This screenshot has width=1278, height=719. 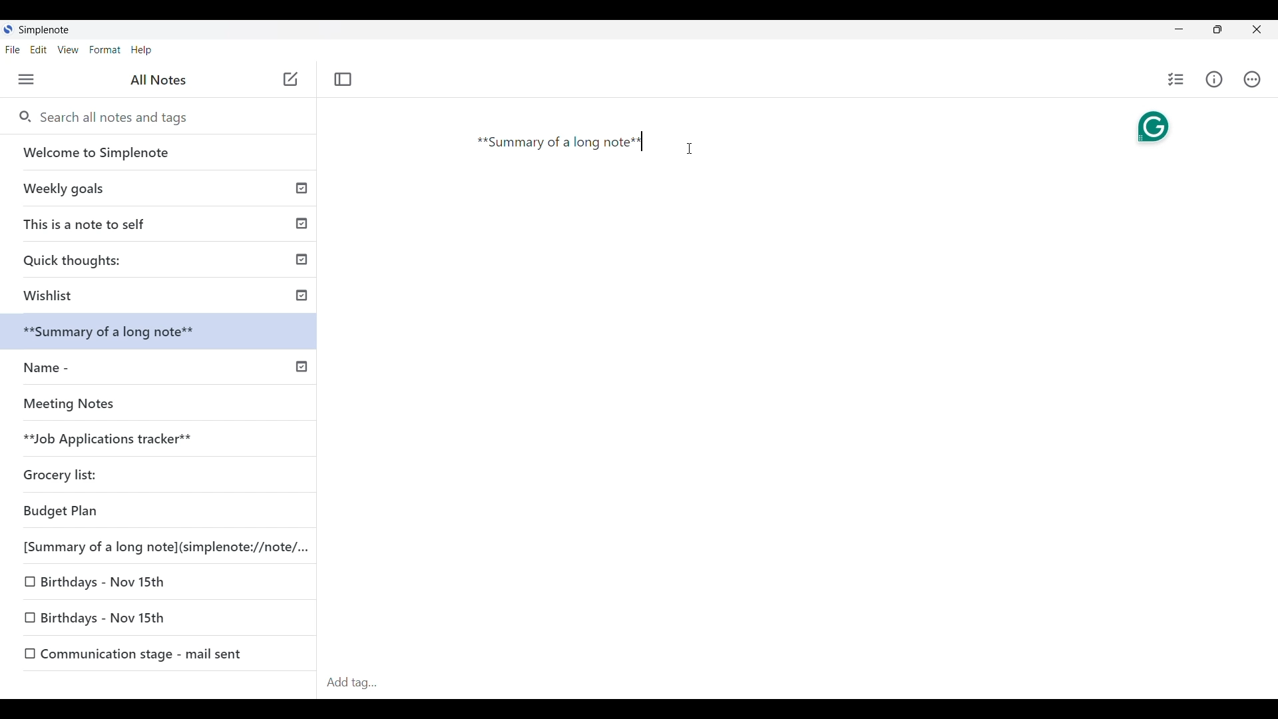 What do you see at coordinates (13, 49) in the screenshot?
I see `File` at bounding box center [13, 49].